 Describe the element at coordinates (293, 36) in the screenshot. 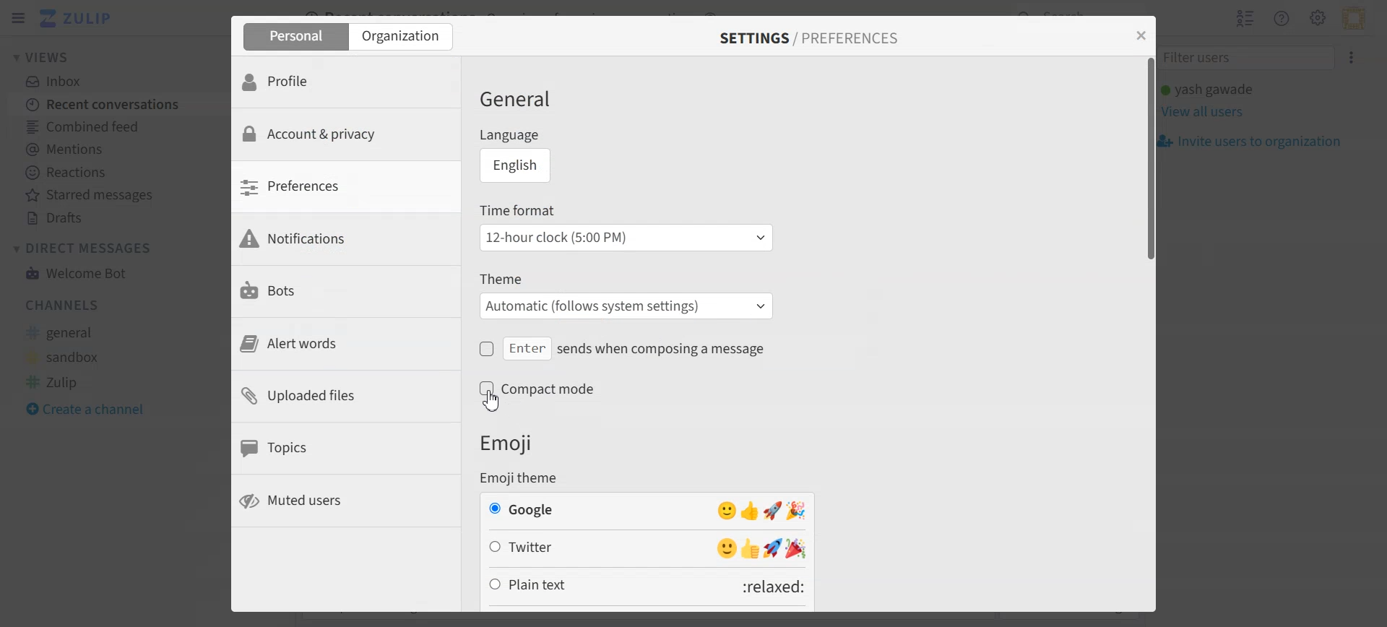

I see `Personal` at that location.